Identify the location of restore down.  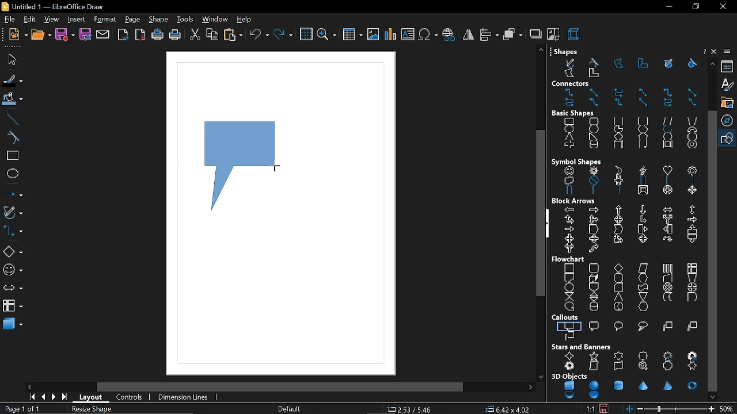
(694, 7).